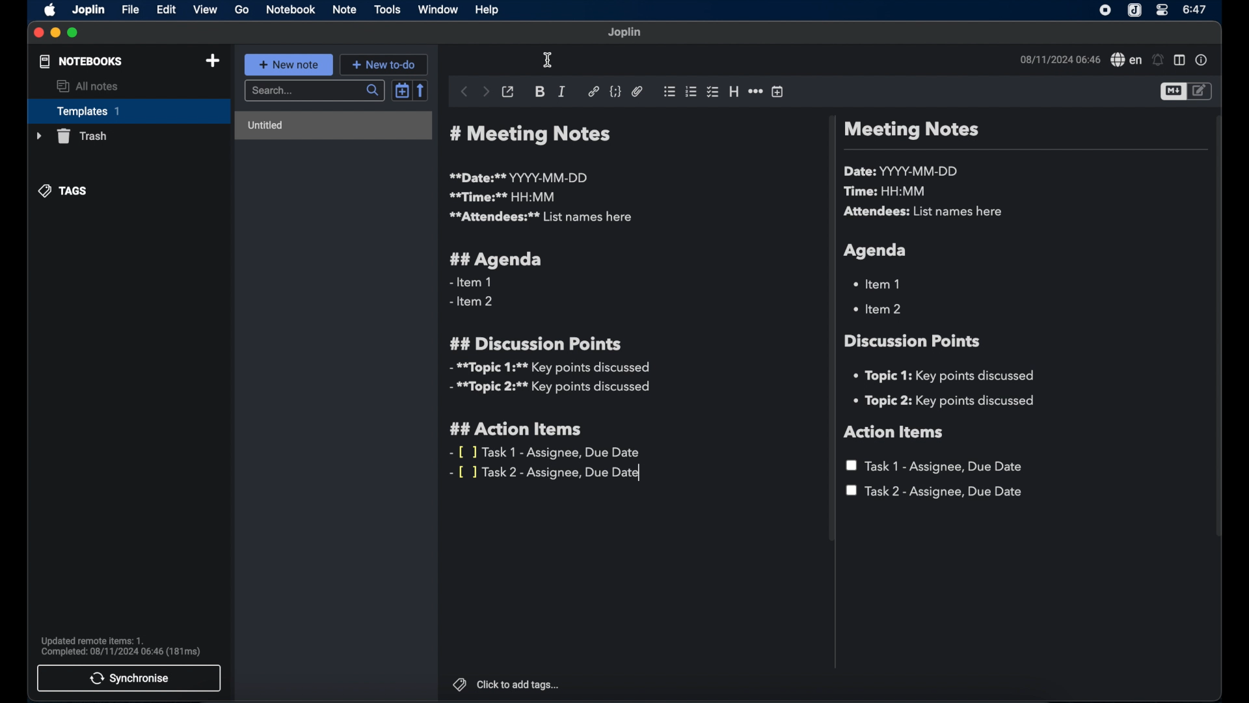 This screenshot has height=703, width=1249. Describe the element at coordinates (472, 302) in the screenshot. I see `- item 2` at that location.